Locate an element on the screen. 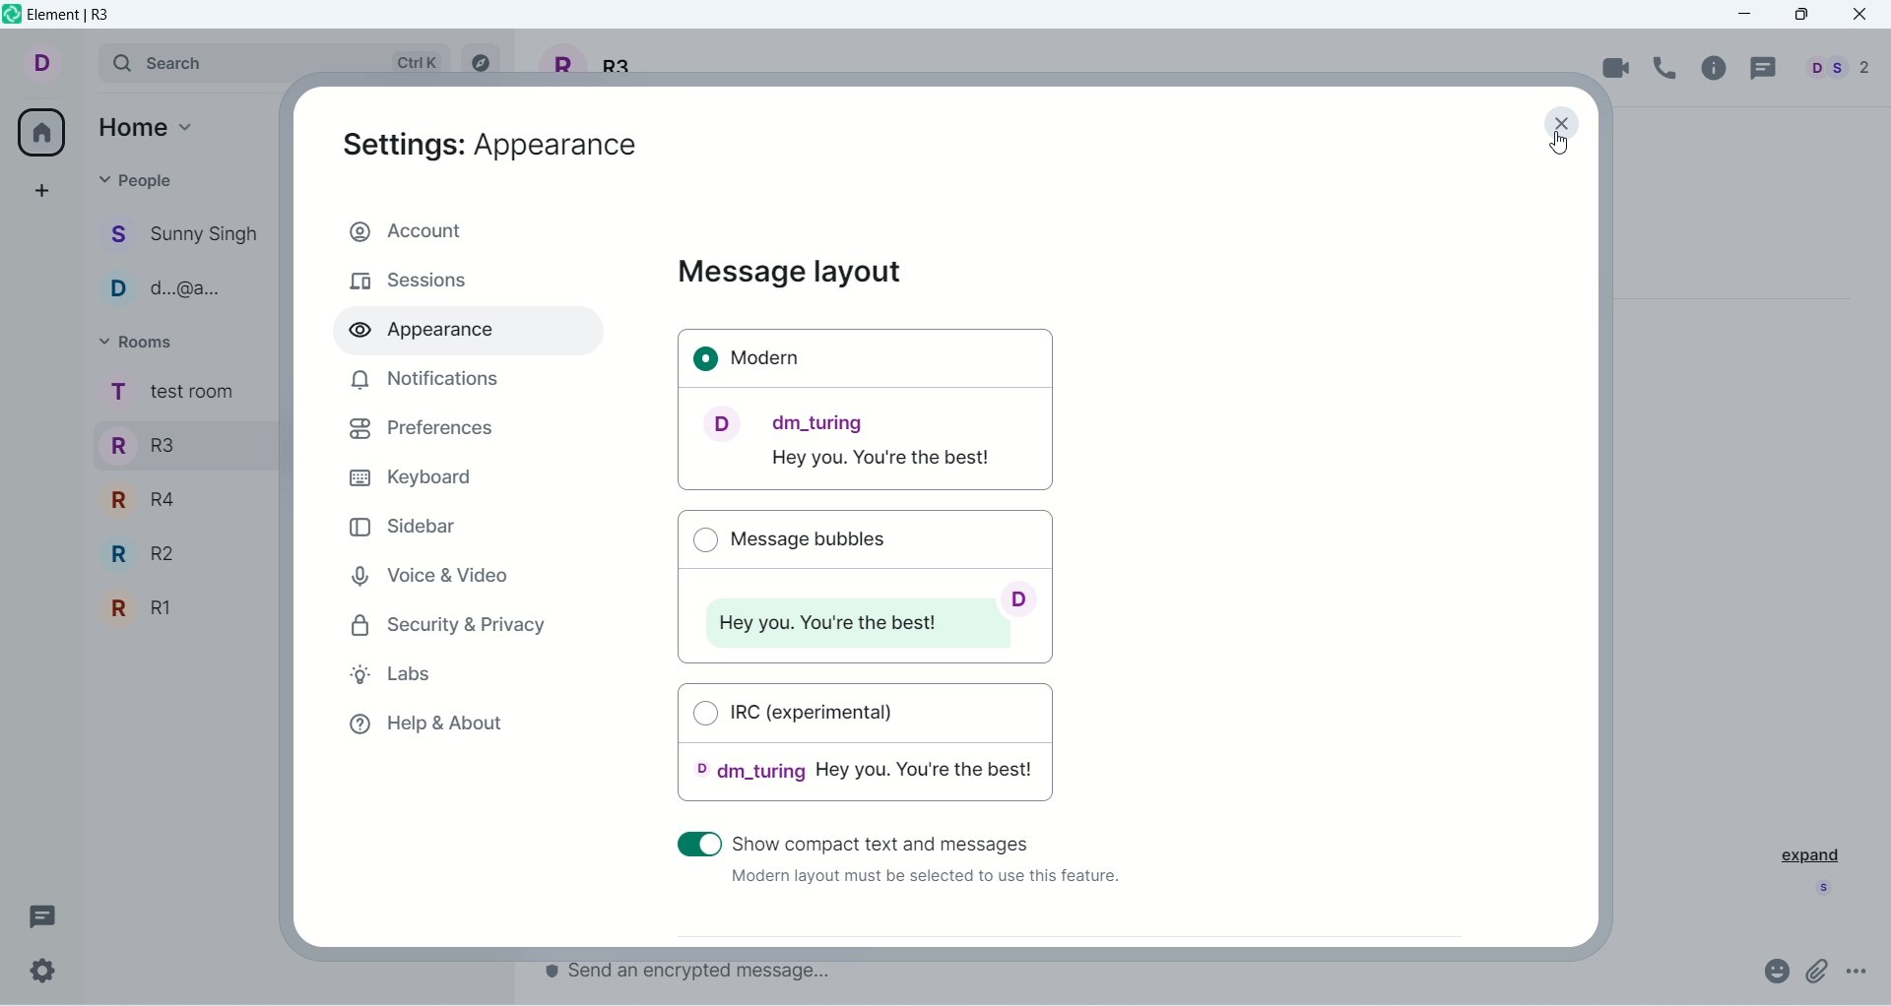 This screenshot has height=1006, width=1891. R3 is located at coordinates (180, 443).